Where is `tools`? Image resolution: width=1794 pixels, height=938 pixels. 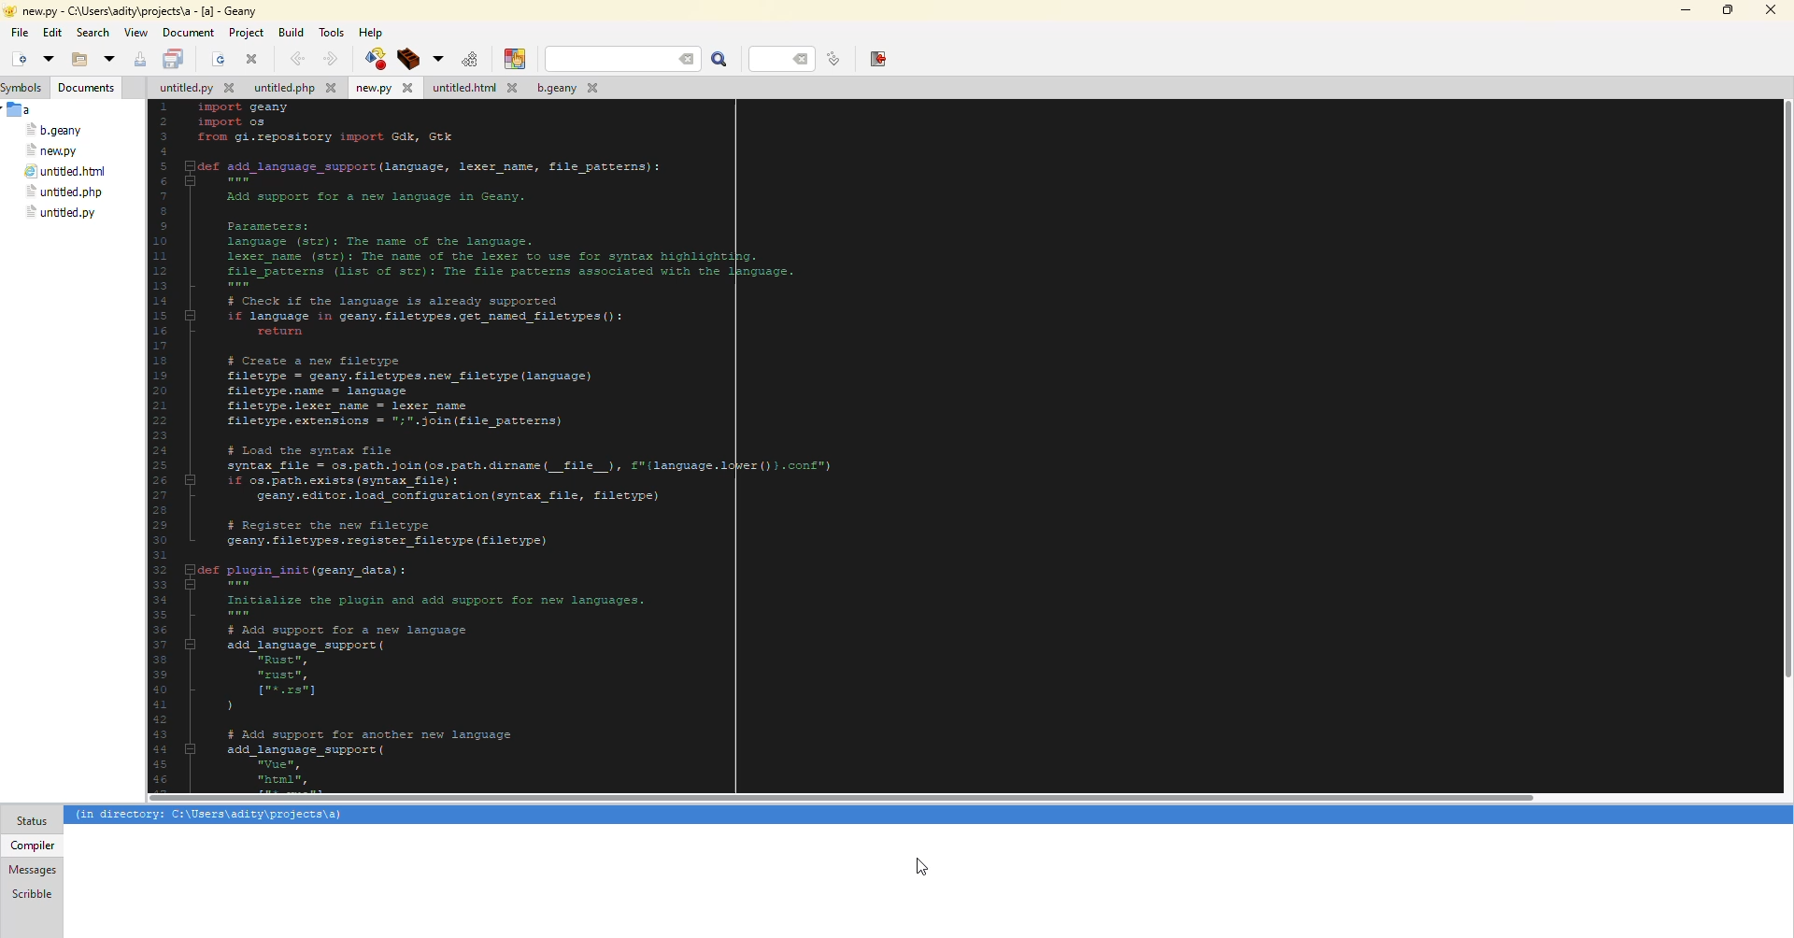 tools is located at coordinates (332, 33).